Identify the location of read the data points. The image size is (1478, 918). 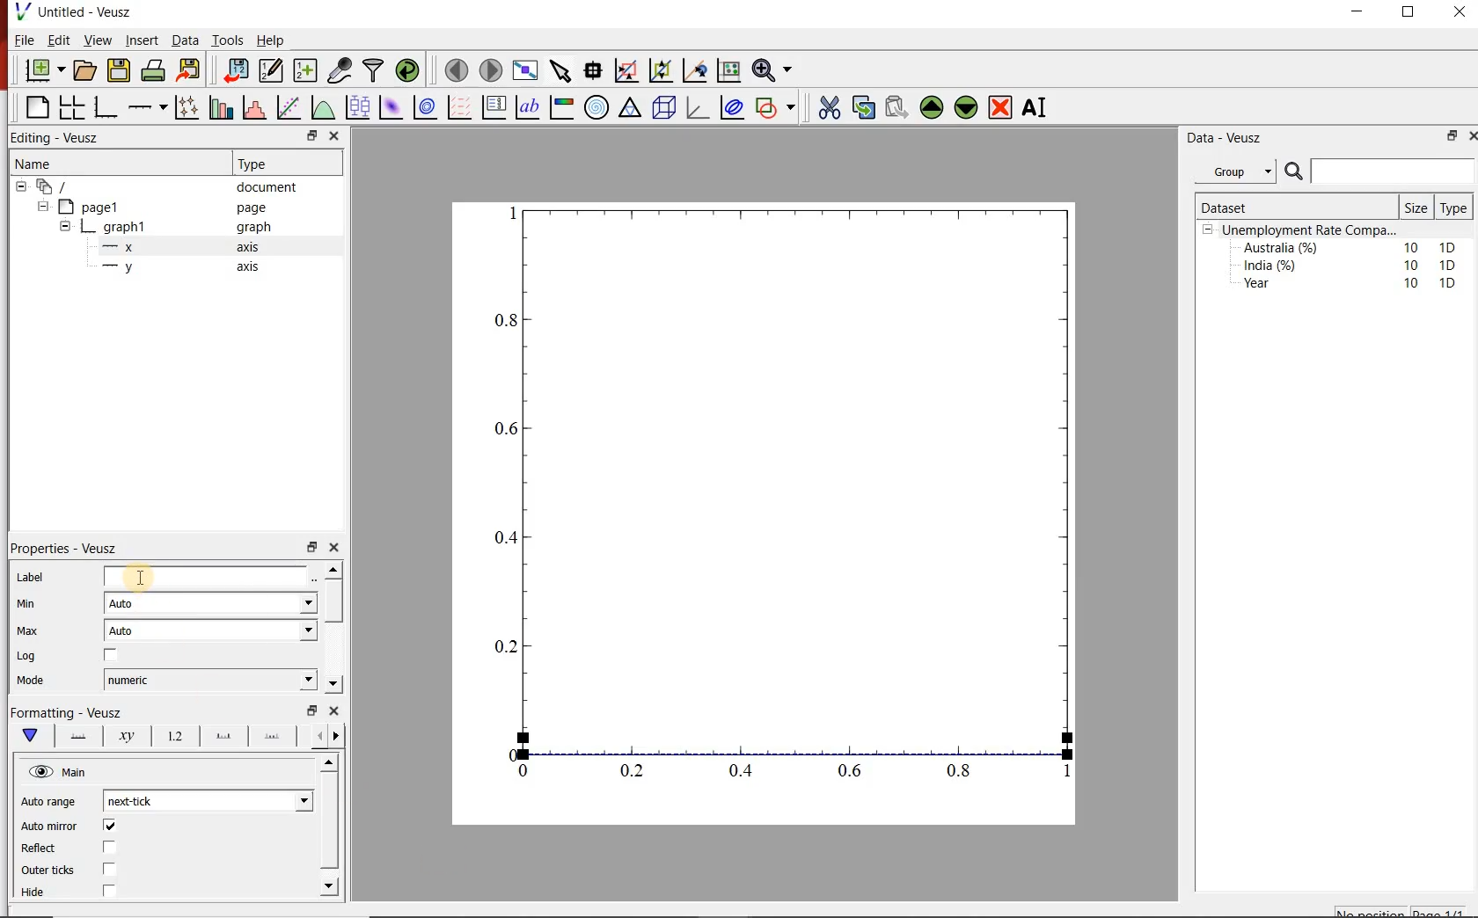
(595, 69).